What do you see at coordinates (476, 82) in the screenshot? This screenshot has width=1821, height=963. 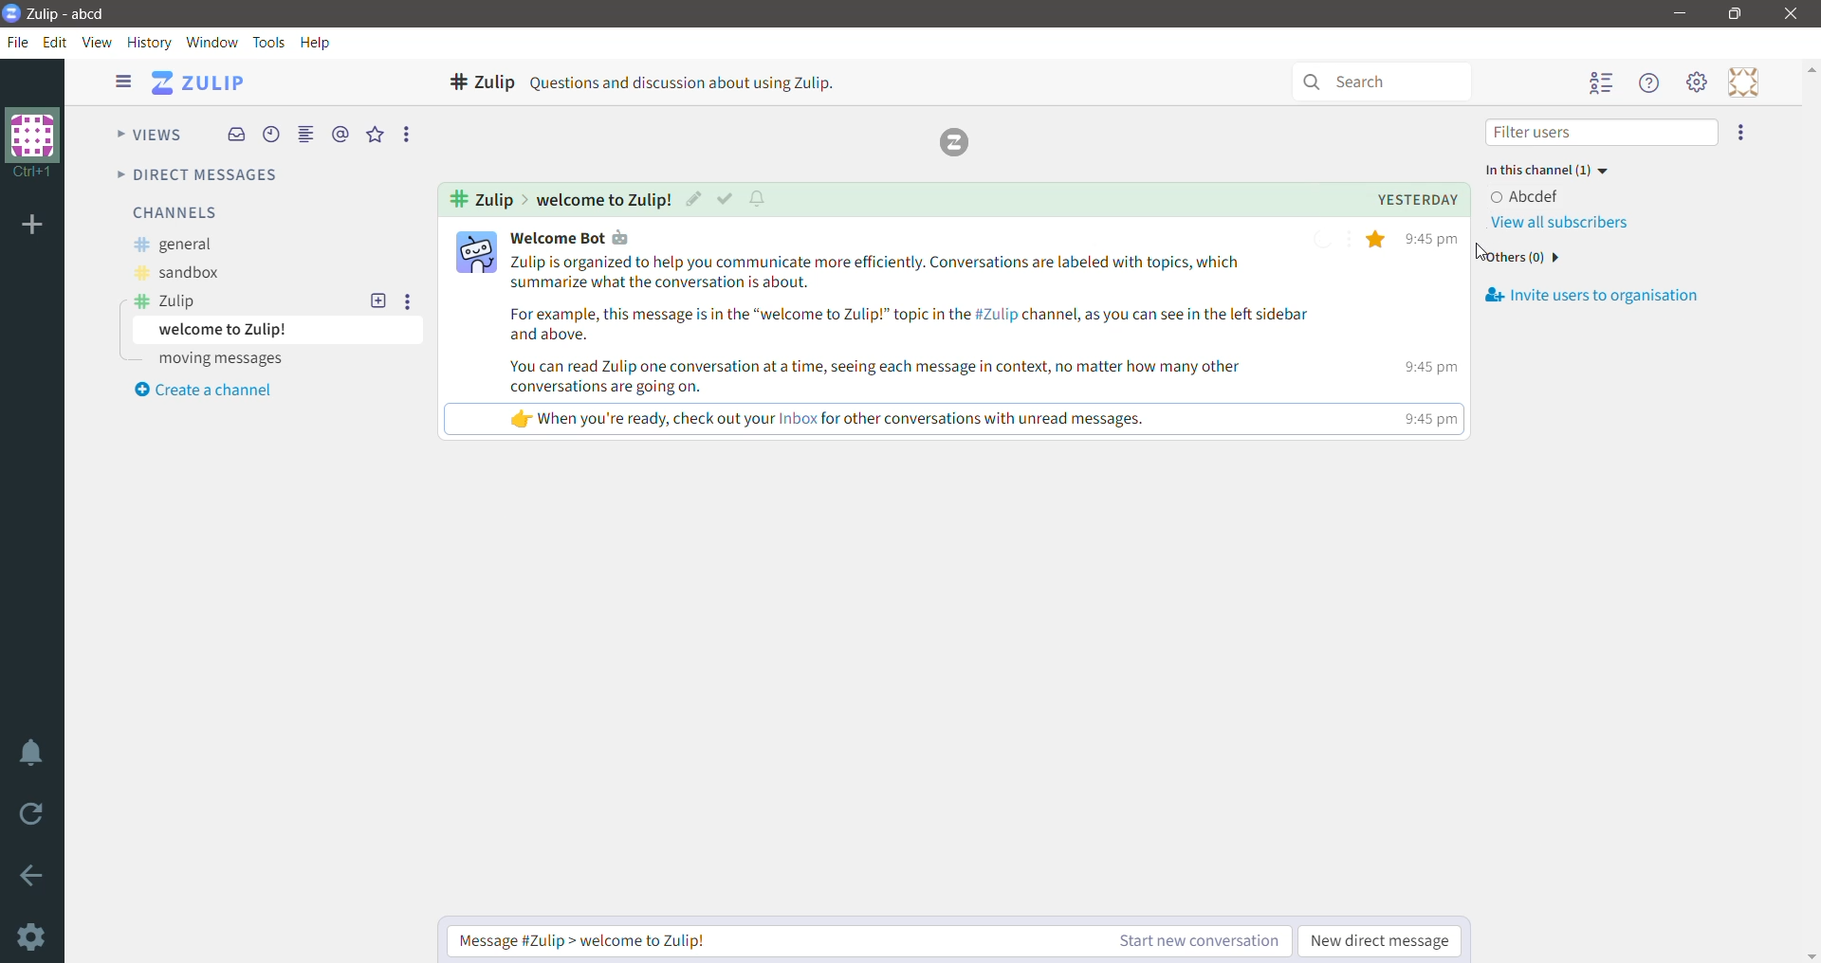 I see `Channel - Zulip` at bounding box center [476, 82].